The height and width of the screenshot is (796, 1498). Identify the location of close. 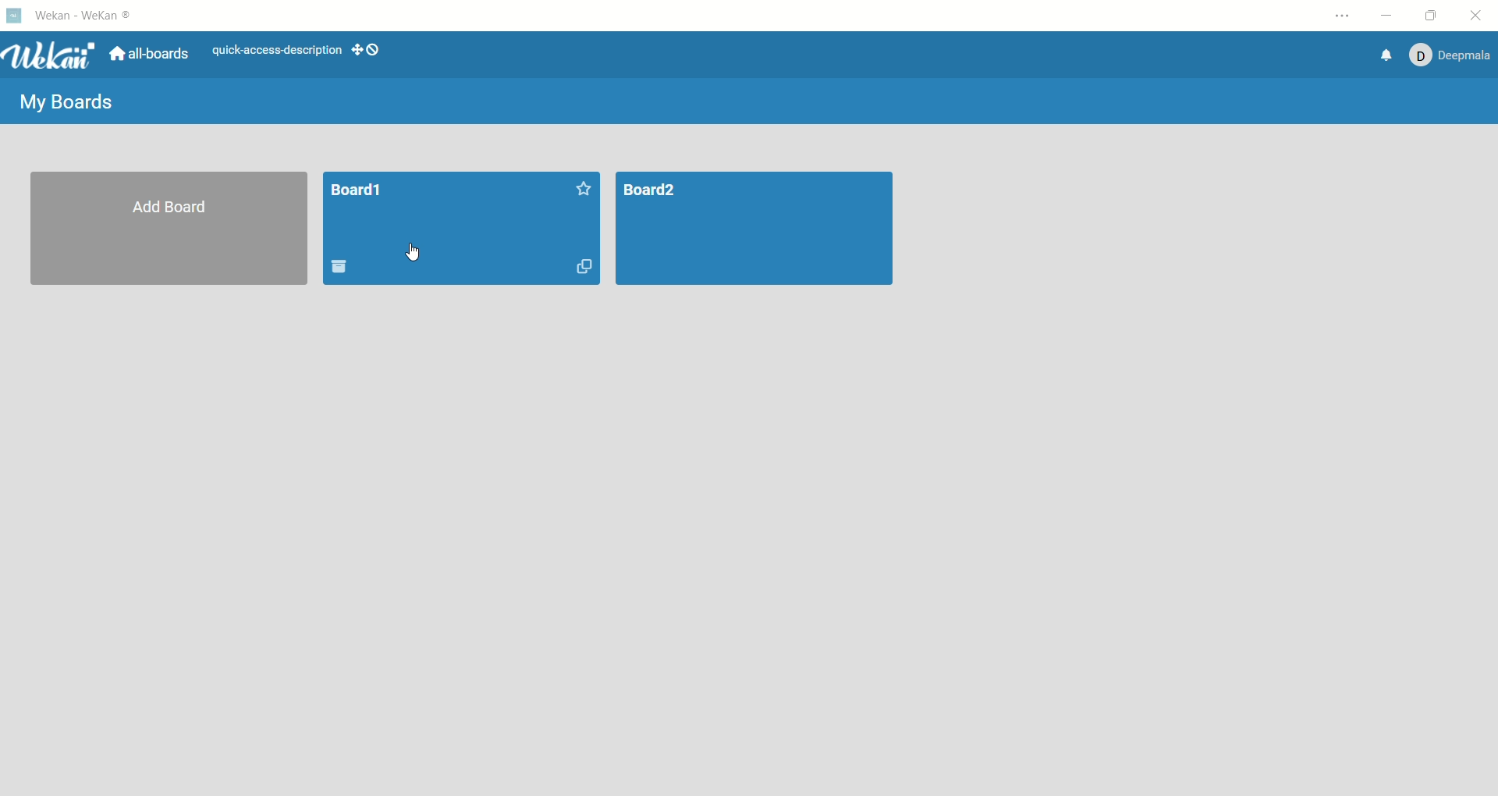
(1482, 15).